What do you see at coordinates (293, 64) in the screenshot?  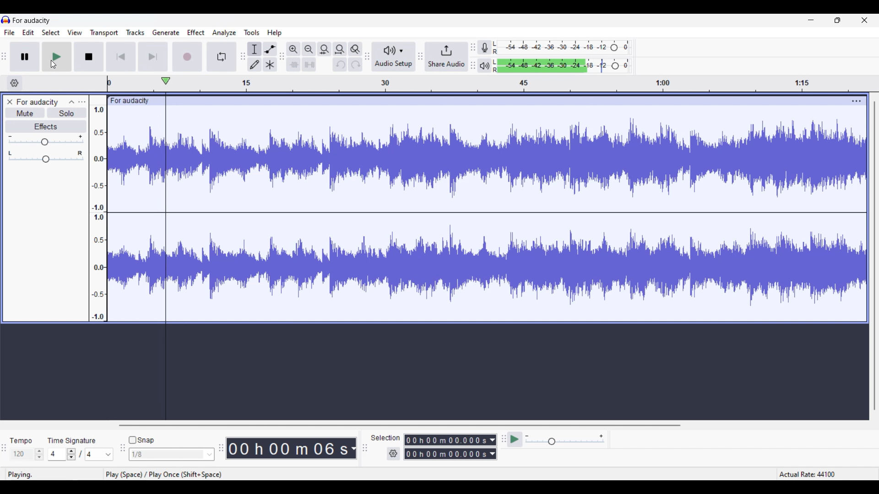 I see `Trim audio outside selection` at bounding box center [293, 64].